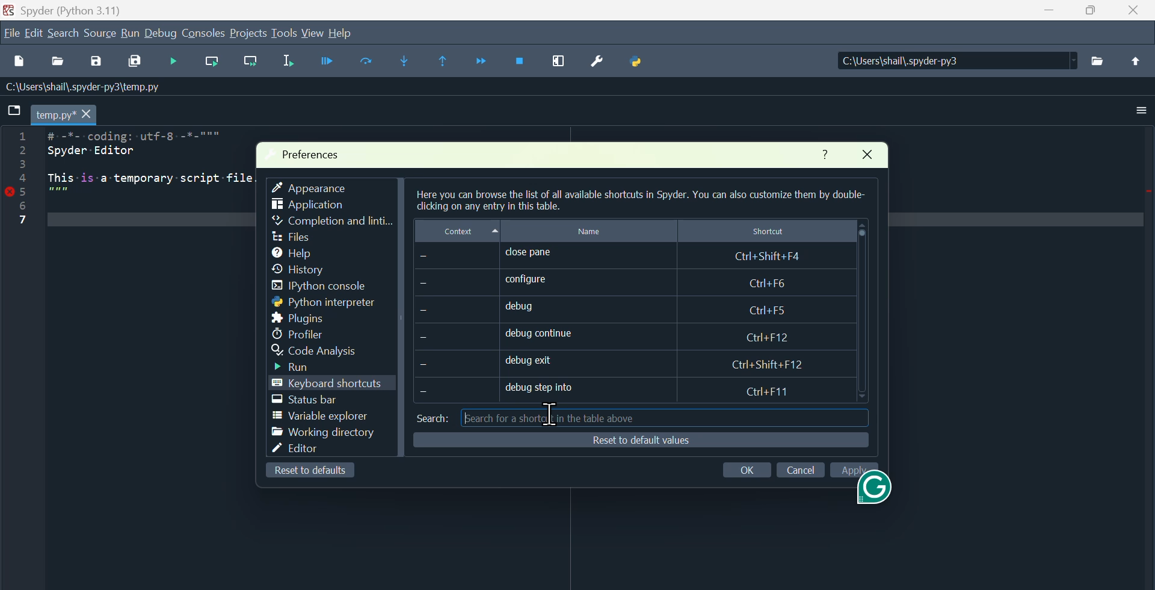 This screenshot has width=1155, height=590. I want to click on minimise, so click(1045, 14).